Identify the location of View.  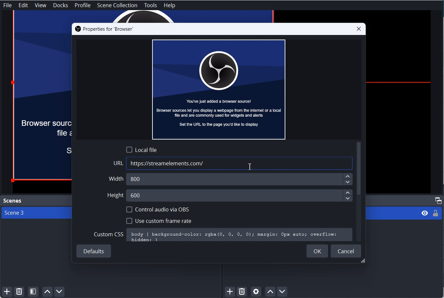
(40, 6).